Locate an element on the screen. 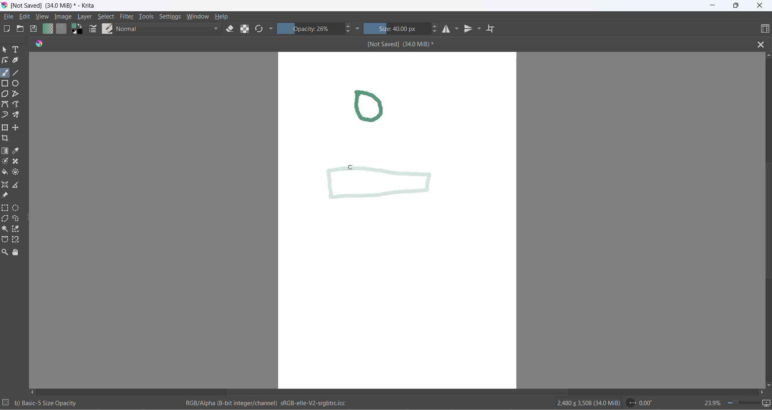 The width and height of the screenshot is (772, 410). edit is located at coordinates (25, 16).